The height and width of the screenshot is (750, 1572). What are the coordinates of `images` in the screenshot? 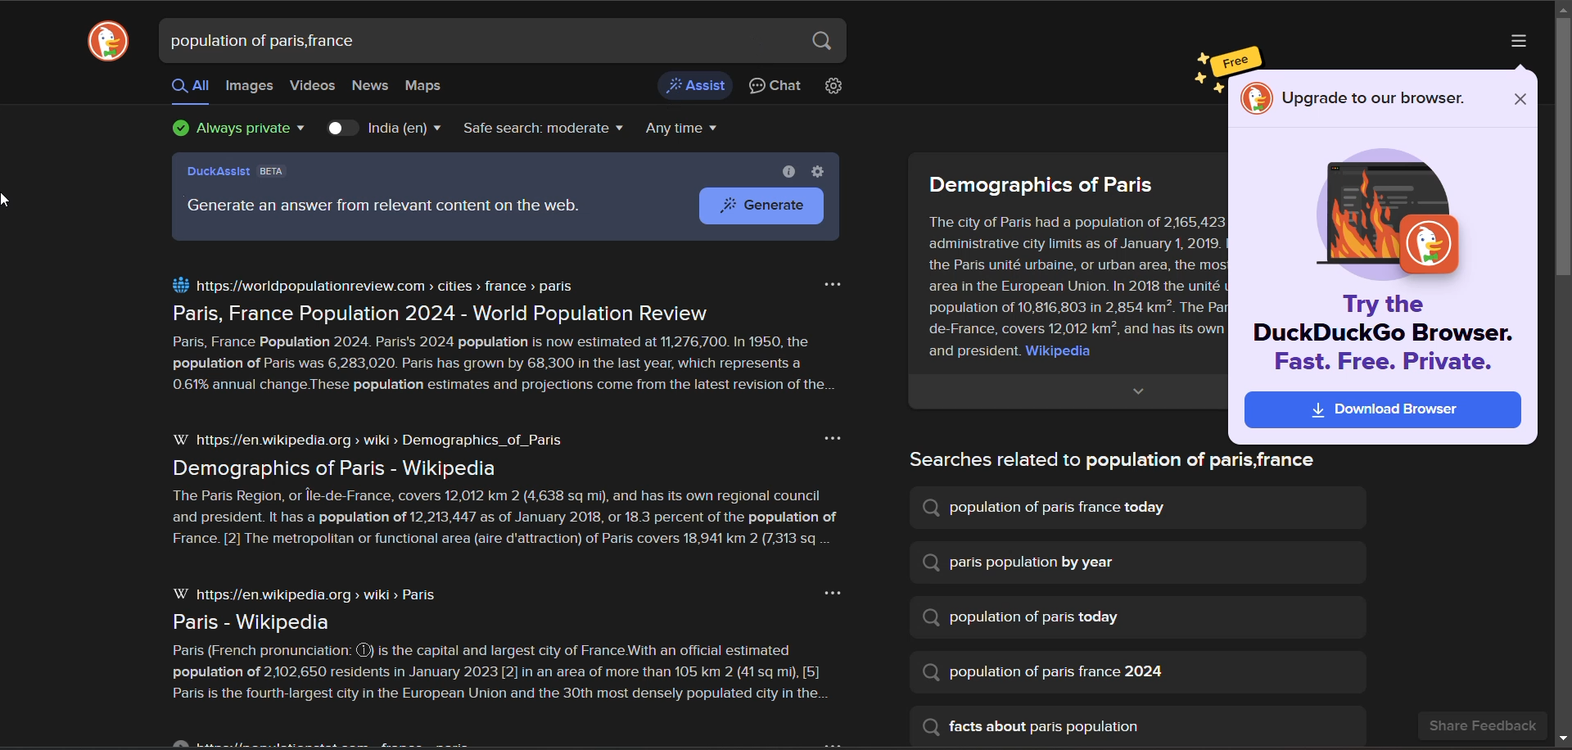 It's located at (250, 88).